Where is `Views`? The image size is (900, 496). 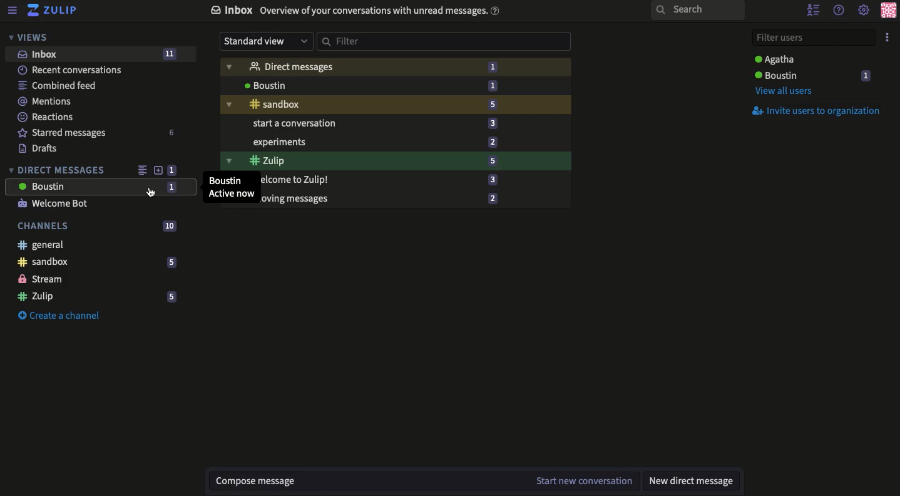 Views is located at coordinates (30, 36).